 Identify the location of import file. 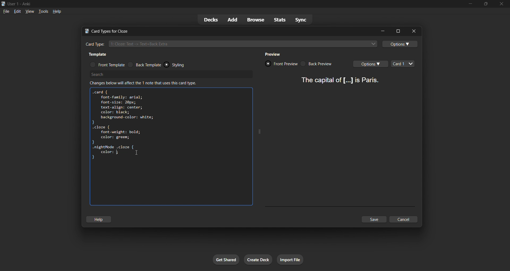
(291, 259).